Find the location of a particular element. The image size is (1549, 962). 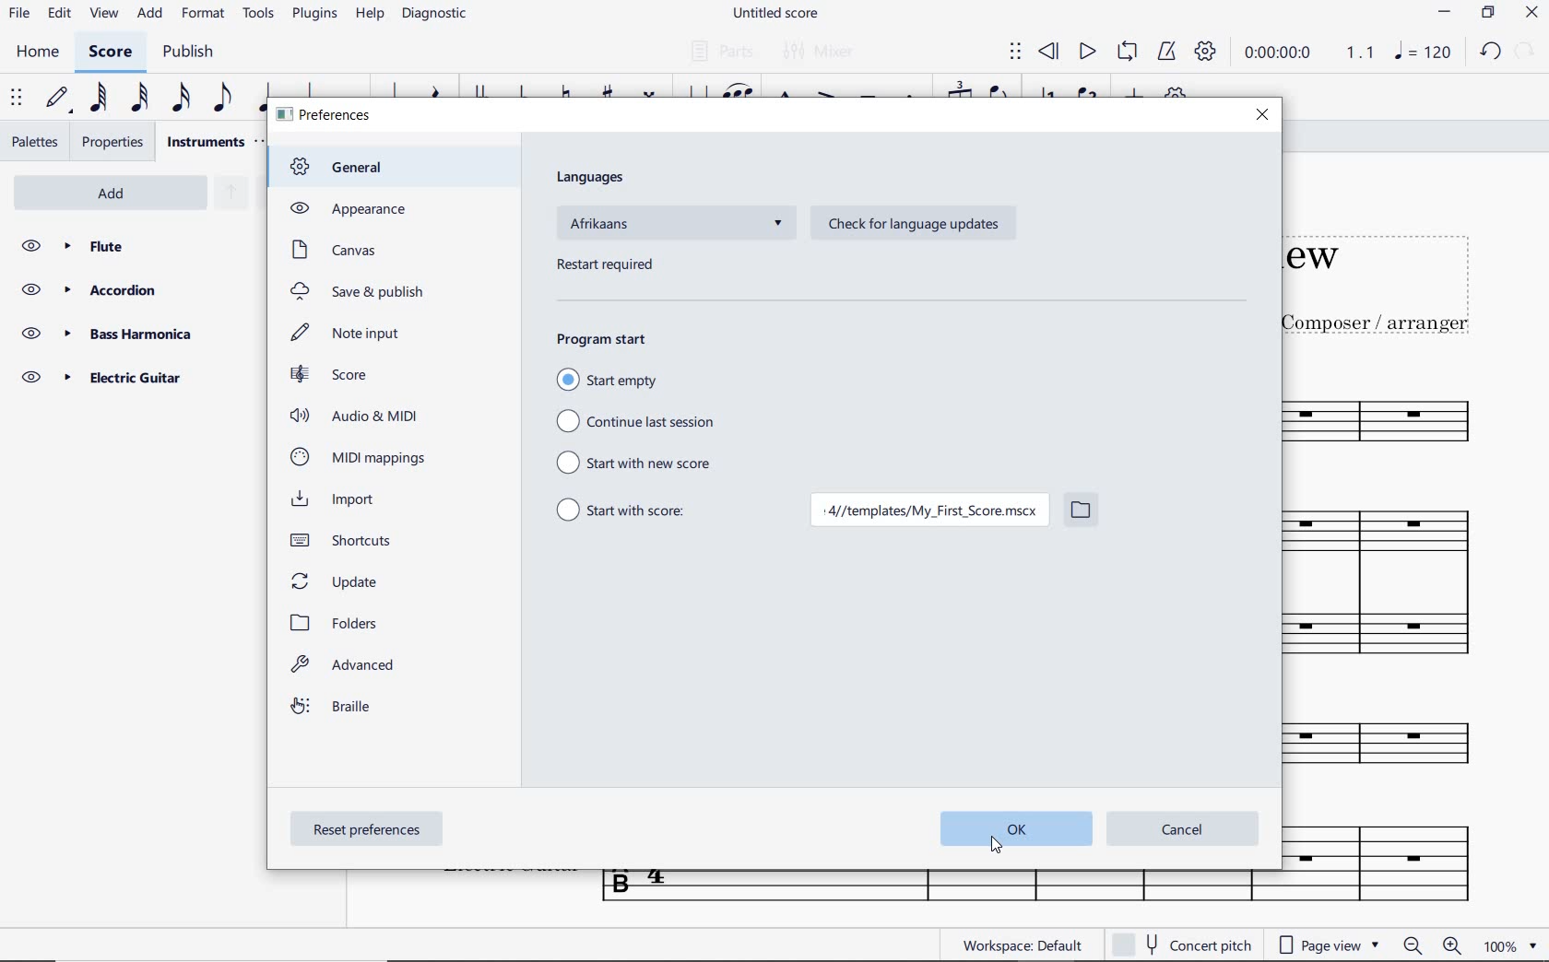

select to move is located at coordinates (1015, 53).